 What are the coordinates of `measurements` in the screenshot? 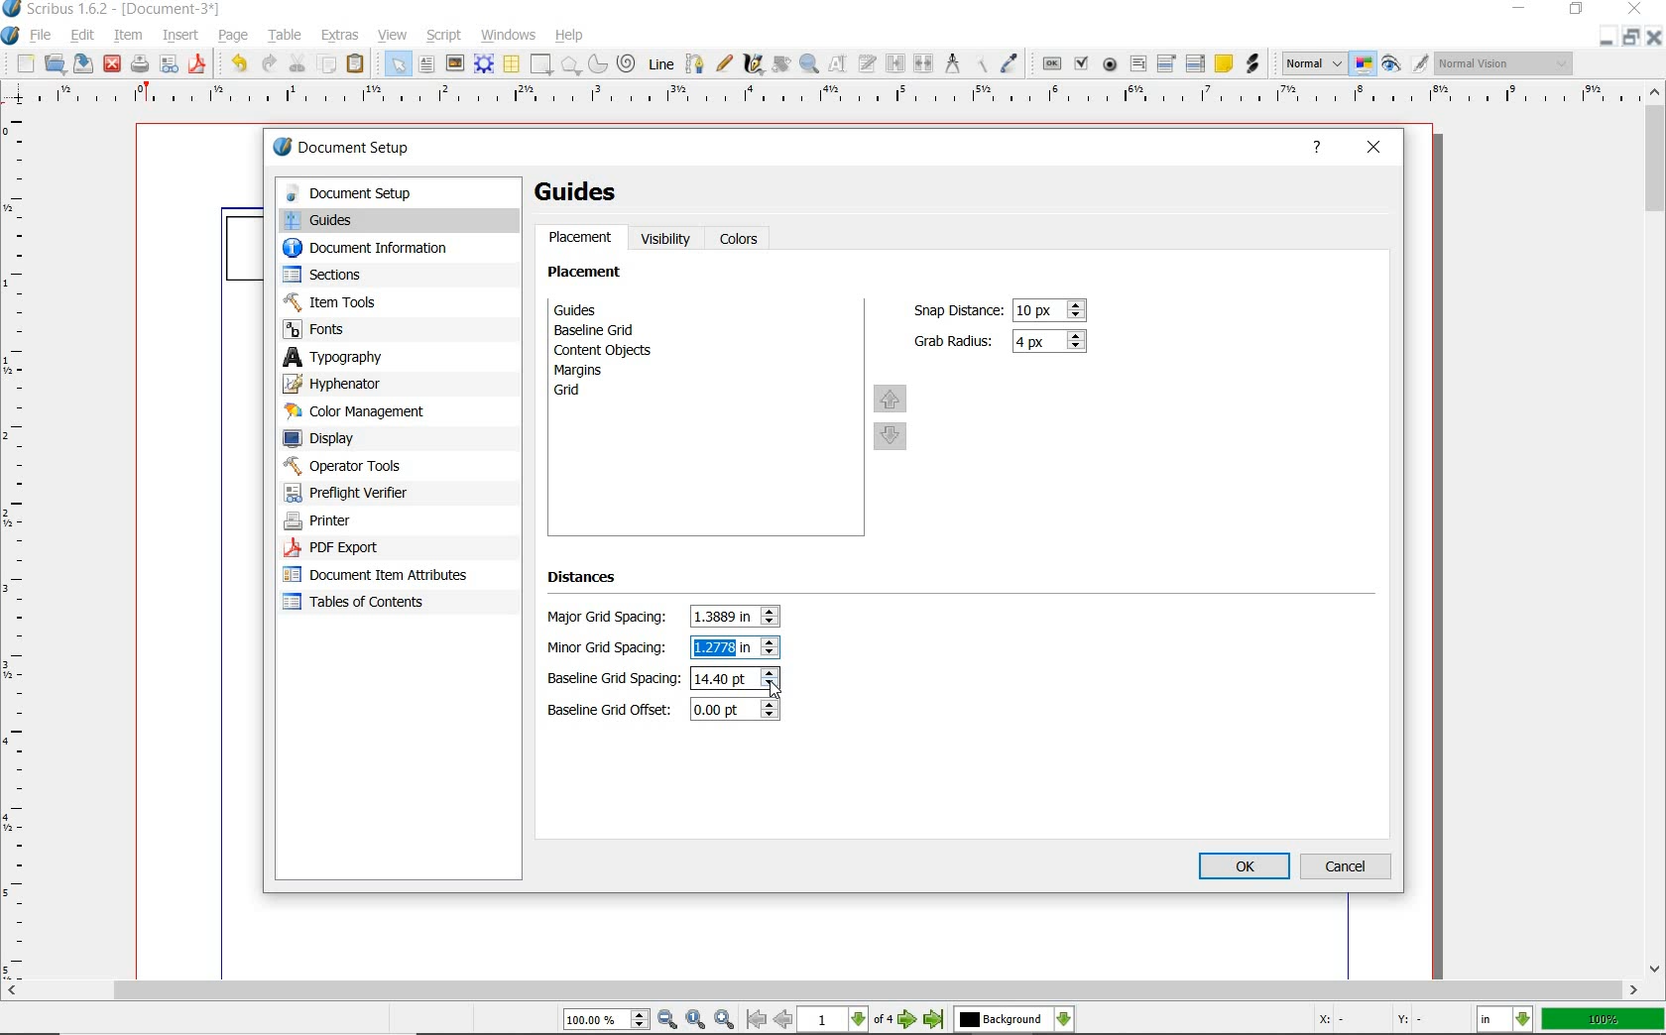 It's located at (950, 62).